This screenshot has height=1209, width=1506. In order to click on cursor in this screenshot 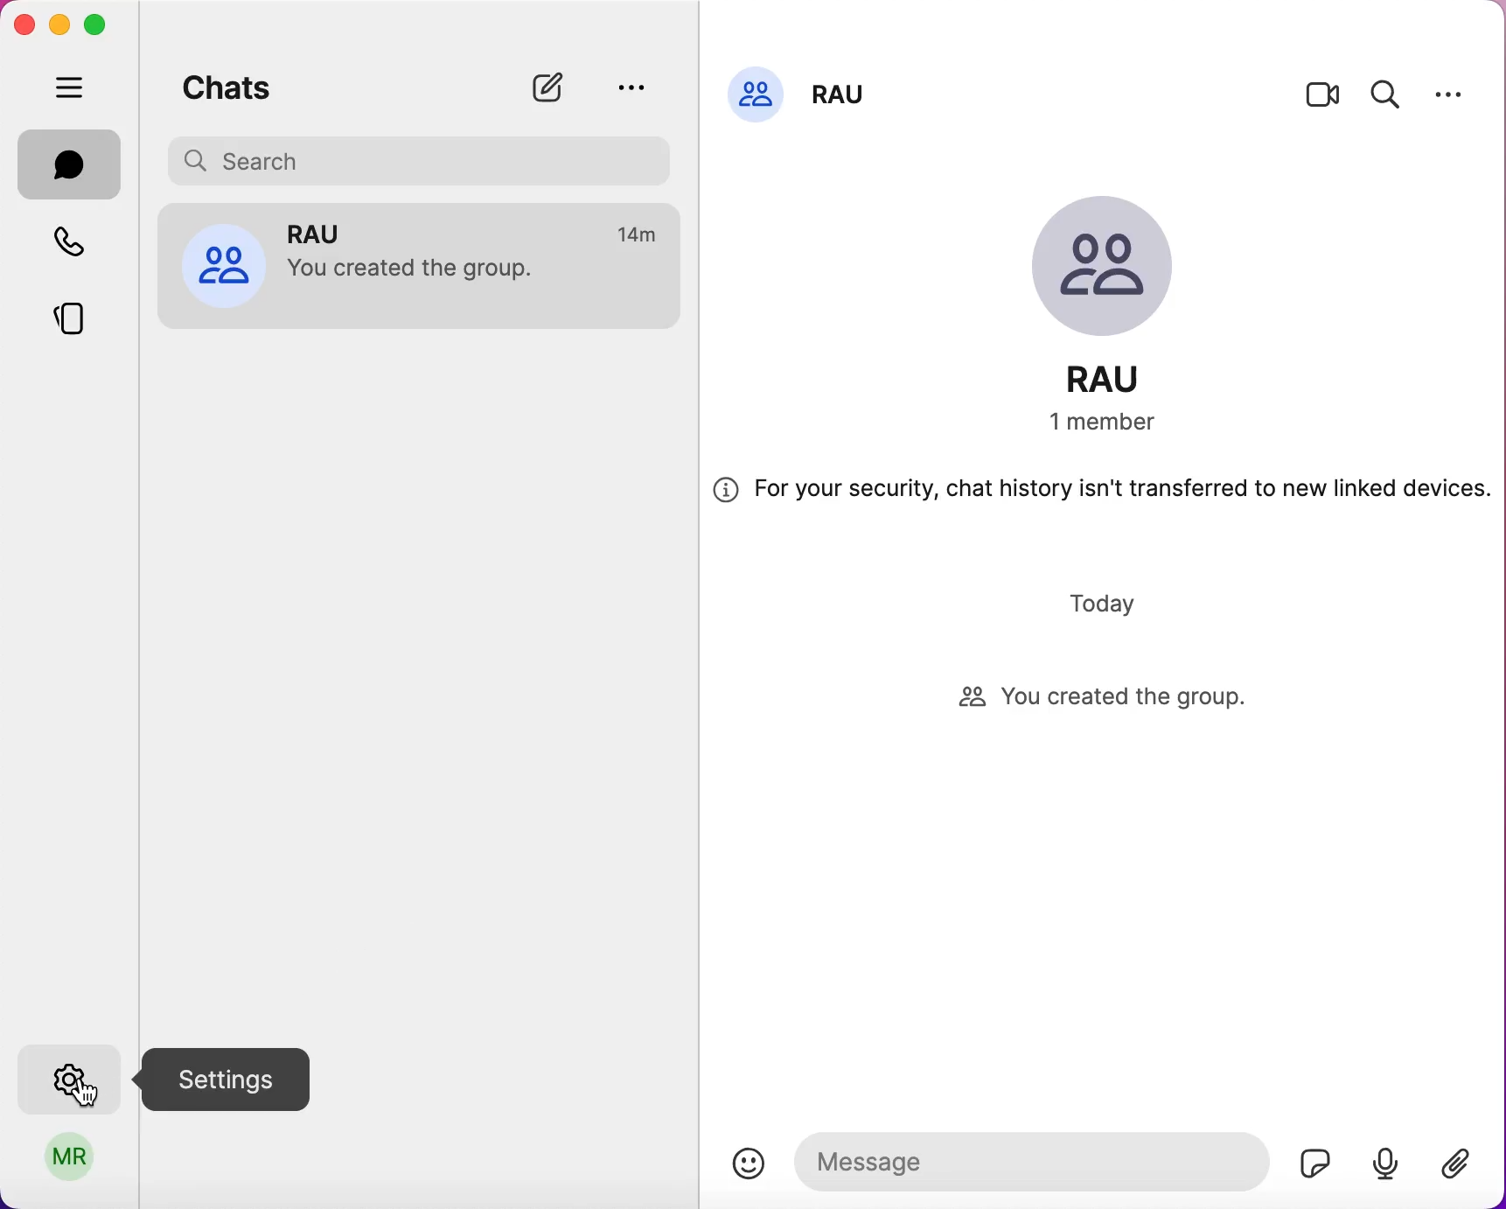, I will do `click(88, 1093)`.